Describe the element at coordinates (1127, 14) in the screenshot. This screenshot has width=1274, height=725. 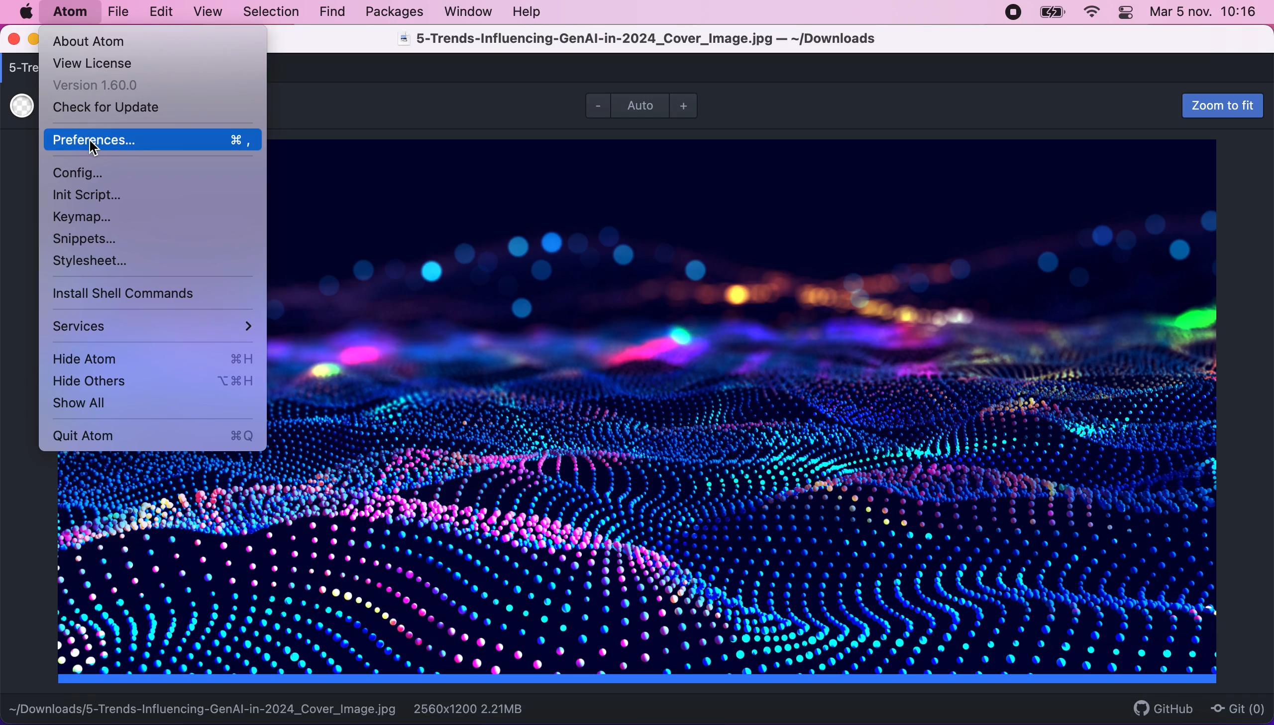
I see `control panel` at that location.